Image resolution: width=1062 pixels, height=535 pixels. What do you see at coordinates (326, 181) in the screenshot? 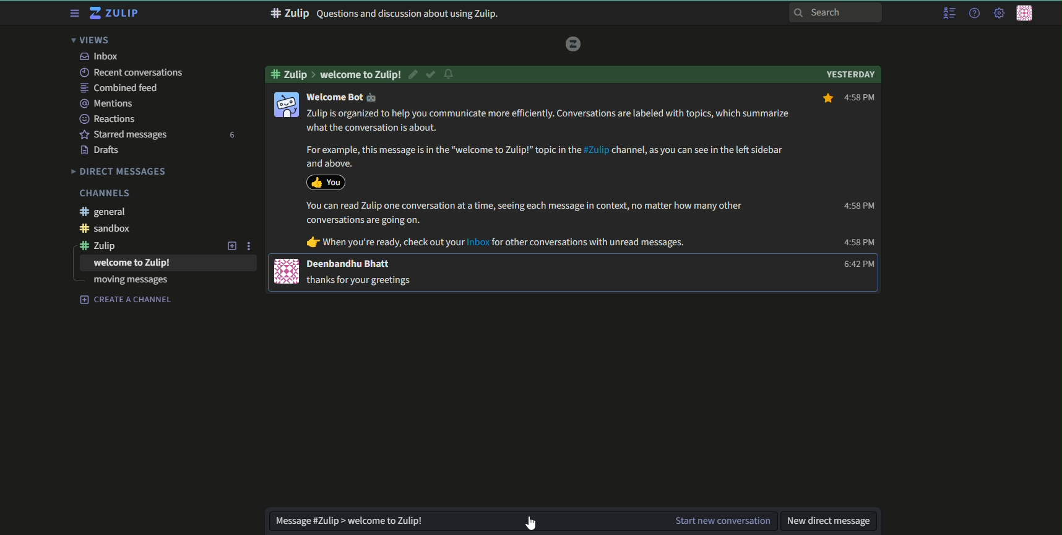
I see `icon` at bounding box center [326, 181].